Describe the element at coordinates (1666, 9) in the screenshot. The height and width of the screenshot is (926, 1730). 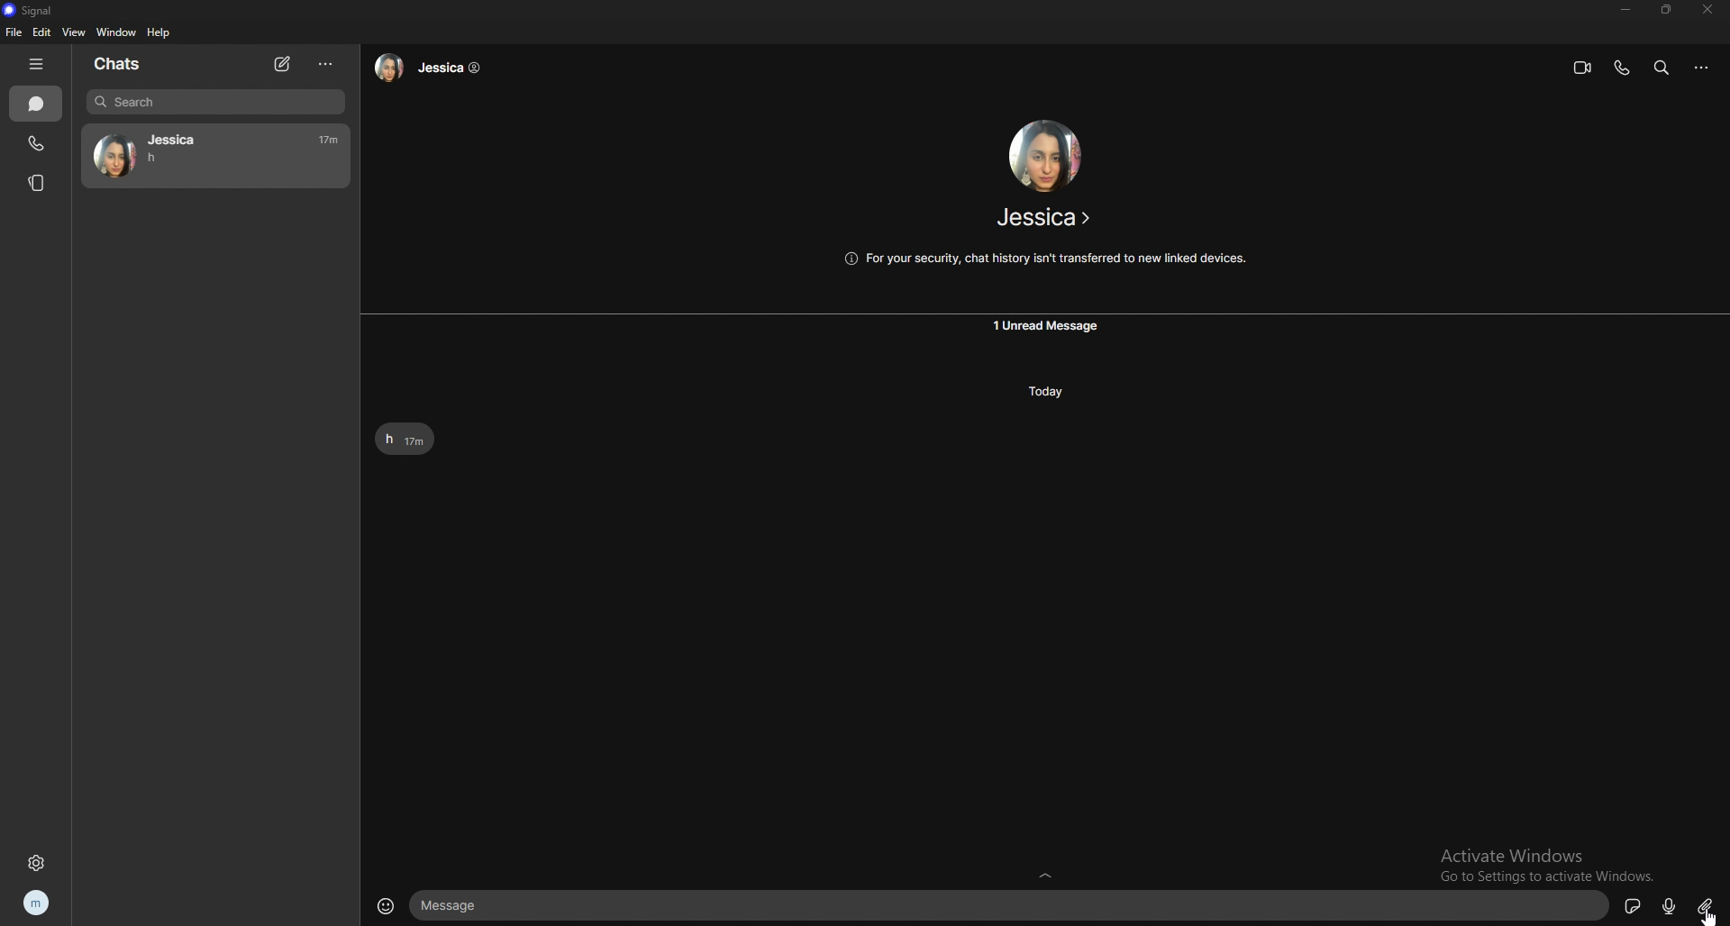
I see `resize` at that location.